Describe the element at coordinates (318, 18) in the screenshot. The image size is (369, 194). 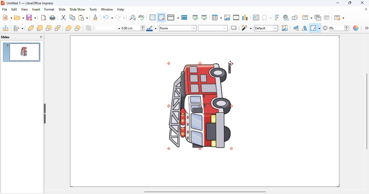
I see `duplicate slide` at that location.